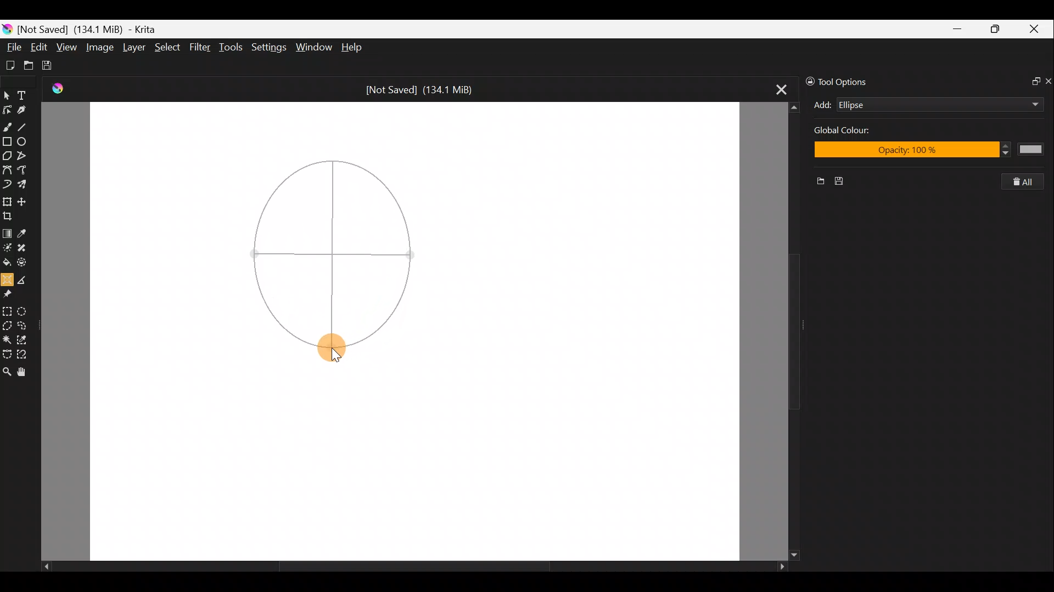  I want to click on Layer, so click(133, 48).